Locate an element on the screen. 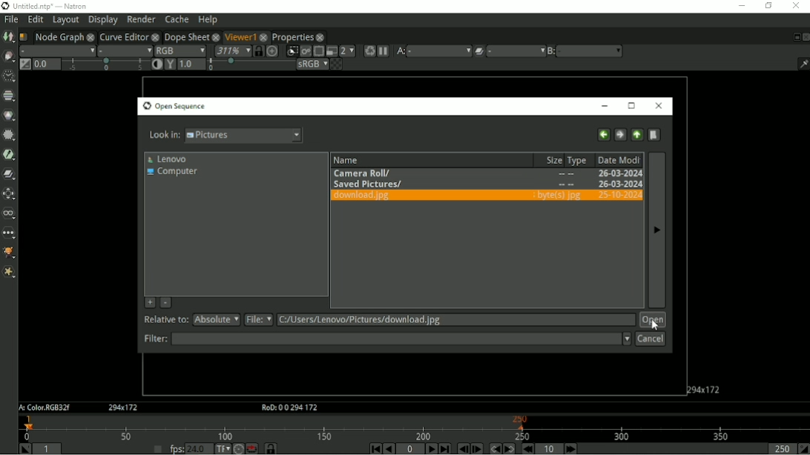 The width and height of the screenshot is (810, 455). File is located at coordinates (11, 19).